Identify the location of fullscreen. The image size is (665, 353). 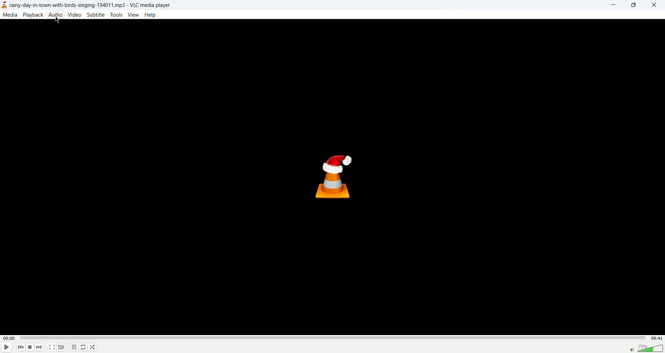
(53, 347).